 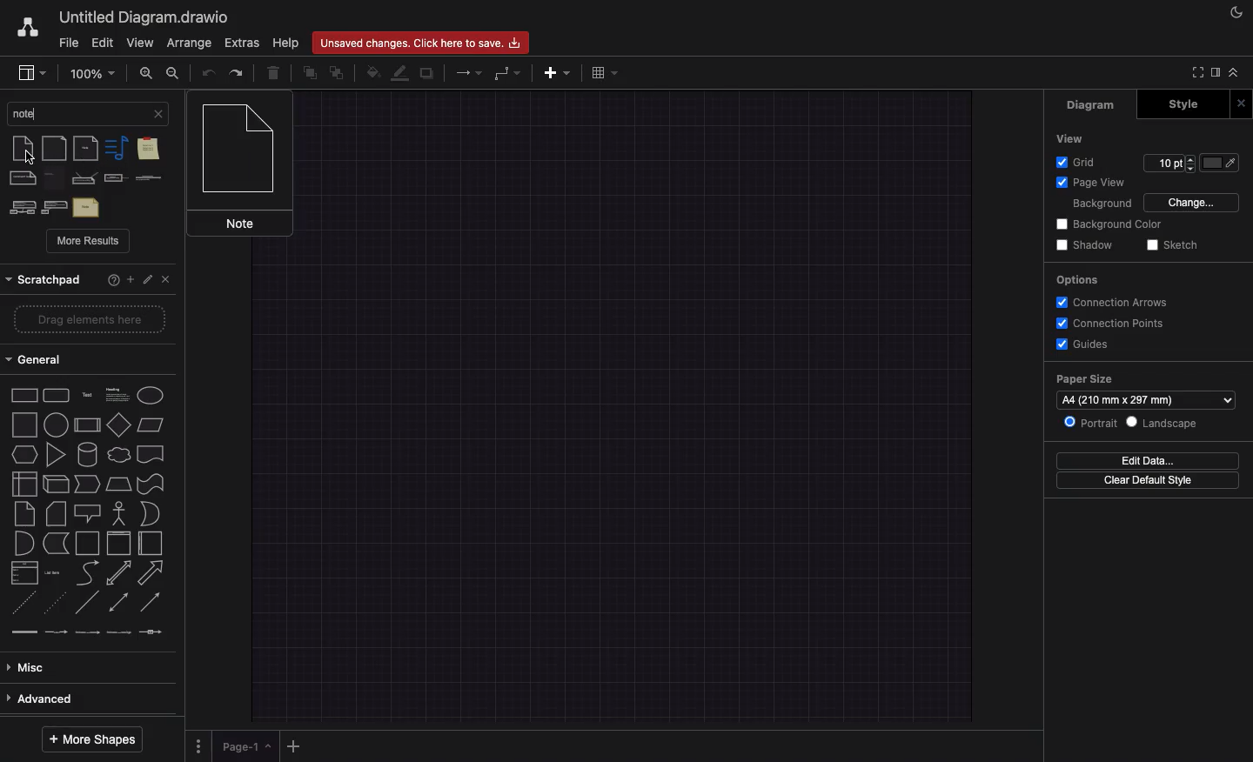 I want to click on connector with label, so click(x=57, y=637).